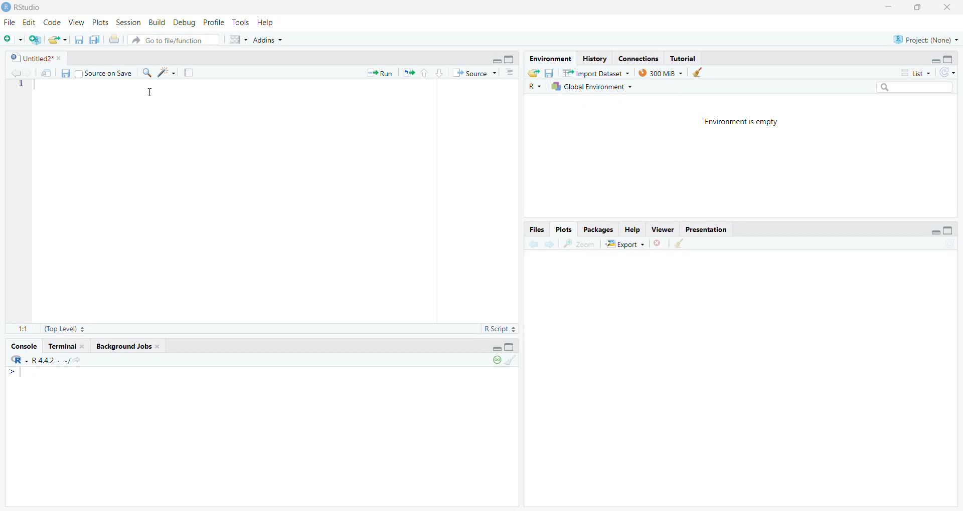 The width and height of the screenshot is (963, 511). I want to click on Profile, so click(215, 22).